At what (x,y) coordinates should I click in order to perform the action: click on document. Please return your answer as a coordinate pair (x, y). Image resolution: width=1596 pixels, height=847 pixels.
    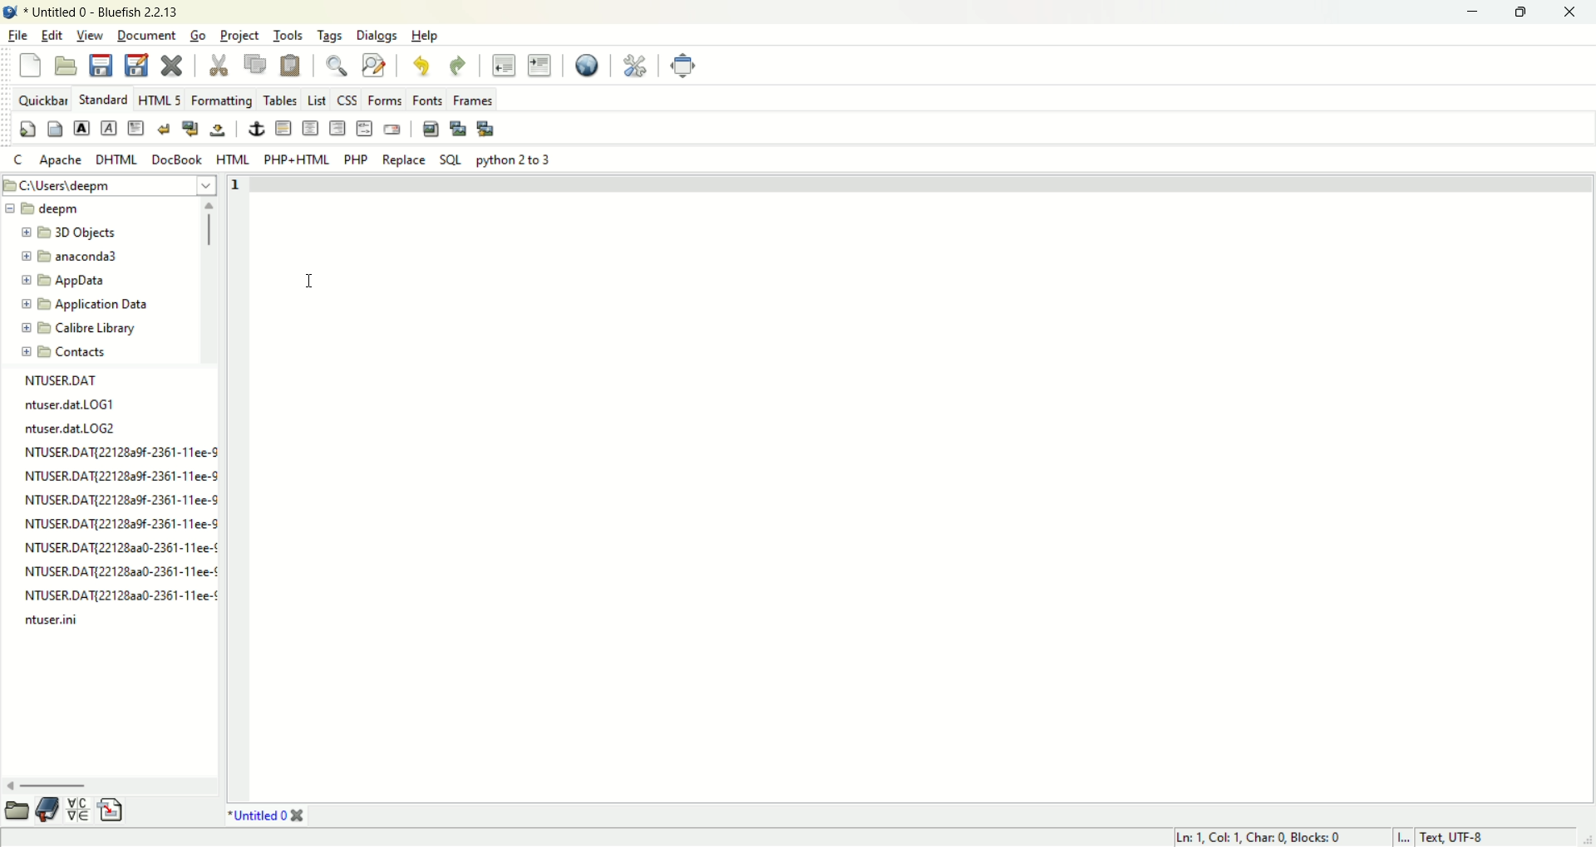
    Looking at the image, I should click on (145, 36).